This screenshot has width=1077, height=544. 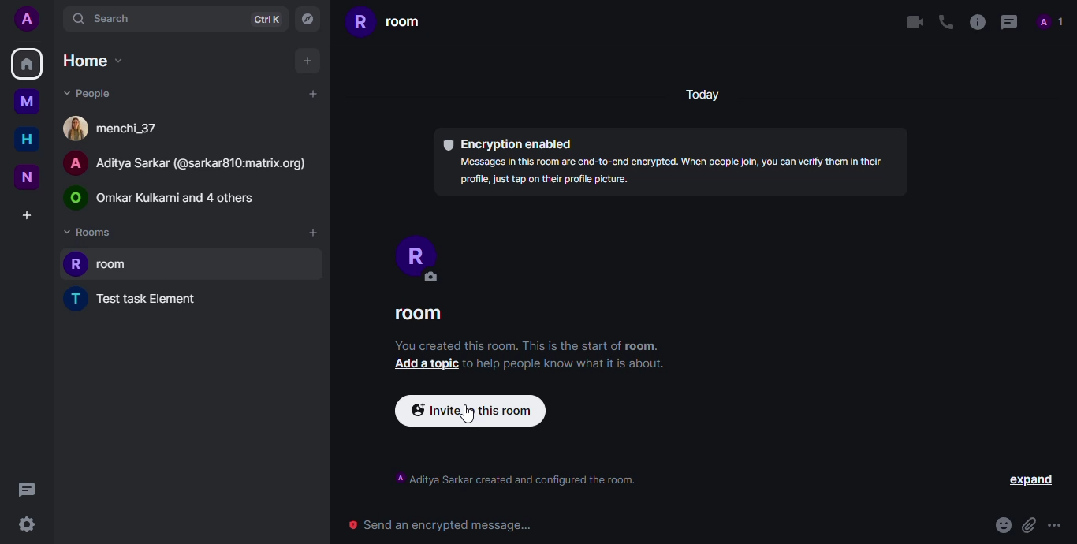 What do you see at coordinates (669, 172) in the screenshot?
I see `Messages in this room are ed-to-end encrypted. When people join, you can verify them in their profile, just tap on their profile picture.` at bounding box center [669, 172].